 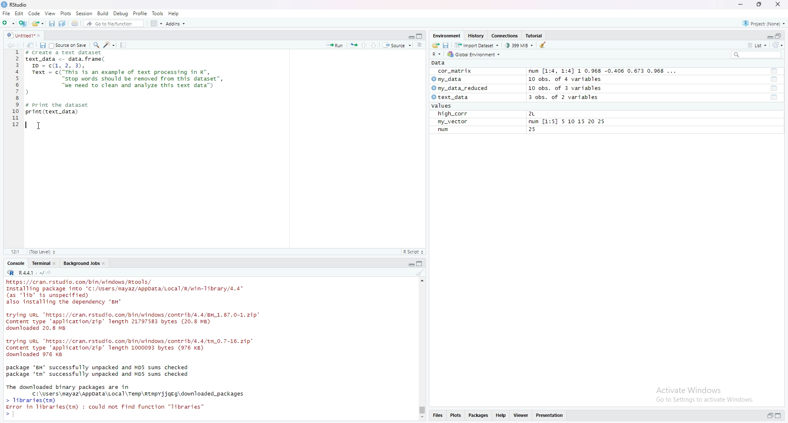 What do you see at coordinates (50, 14) in the screenshot?
I see `view` at bounding box center [50, 14].